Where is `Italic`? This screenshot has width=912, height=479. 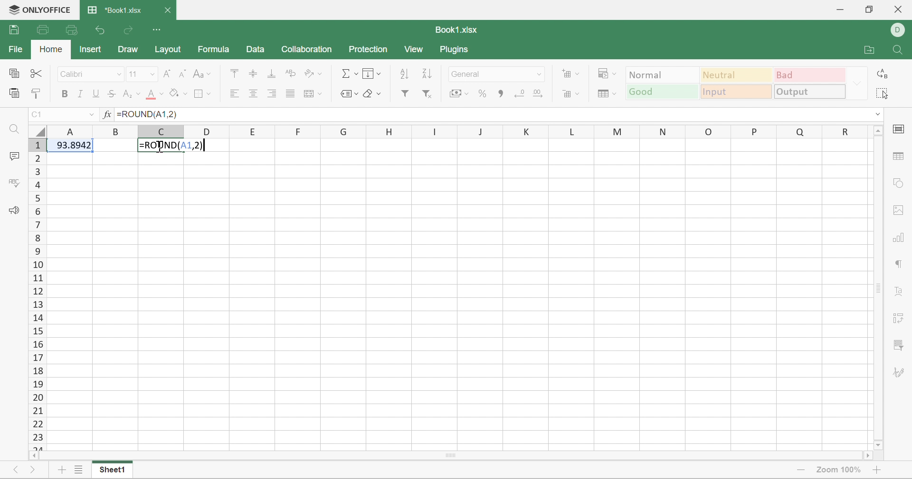 Italic is located at coordinates (80, 93).